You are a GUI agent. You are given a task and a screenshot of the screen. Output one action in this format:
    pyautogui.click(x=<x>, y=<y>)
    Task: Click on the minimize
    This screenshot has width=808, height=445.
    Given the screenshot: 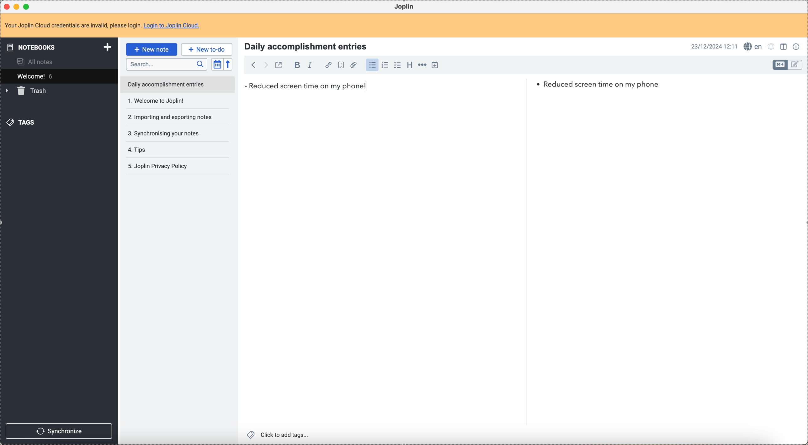 What is the action you would take?
    pyautogui.click(x=18, y=6)
    